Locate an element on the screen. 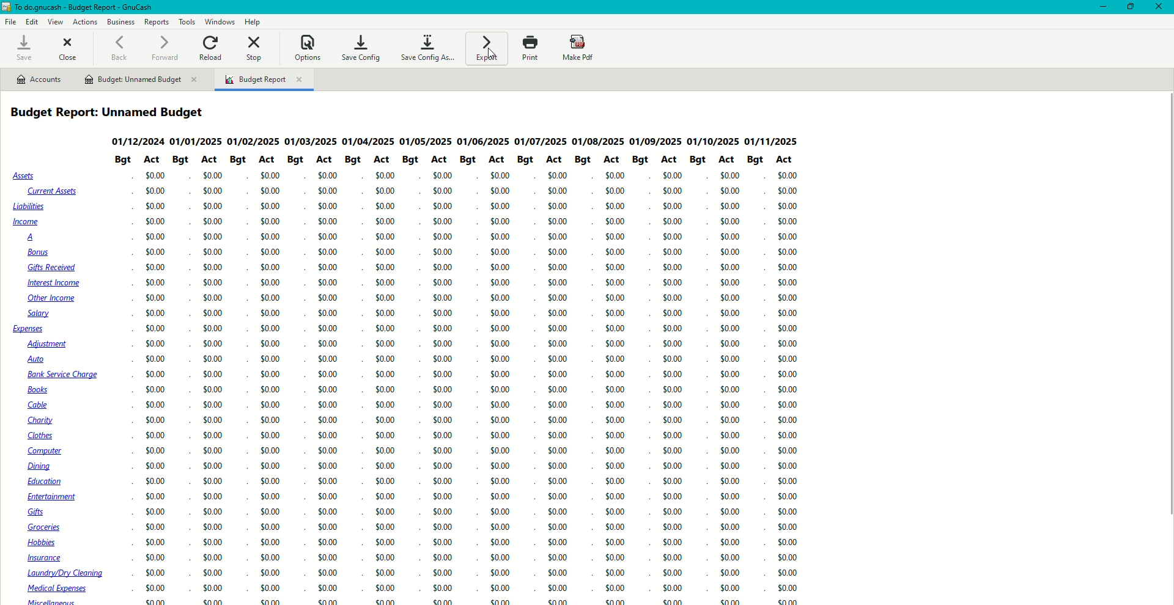  $0.00 is located at coordinates (383, 513).